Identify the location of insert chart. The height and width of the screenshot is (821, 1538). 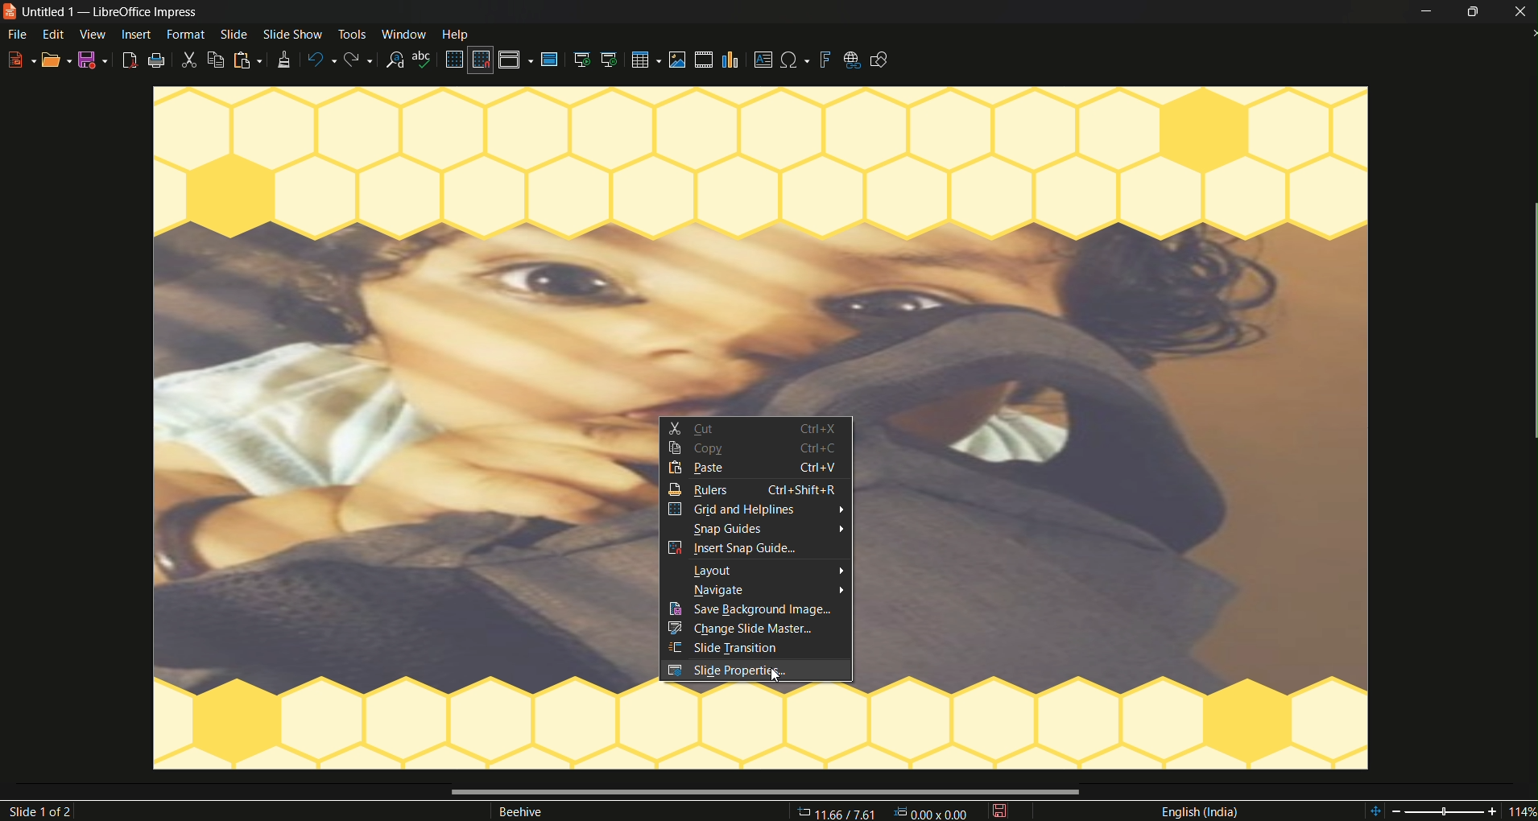
(733, 60).